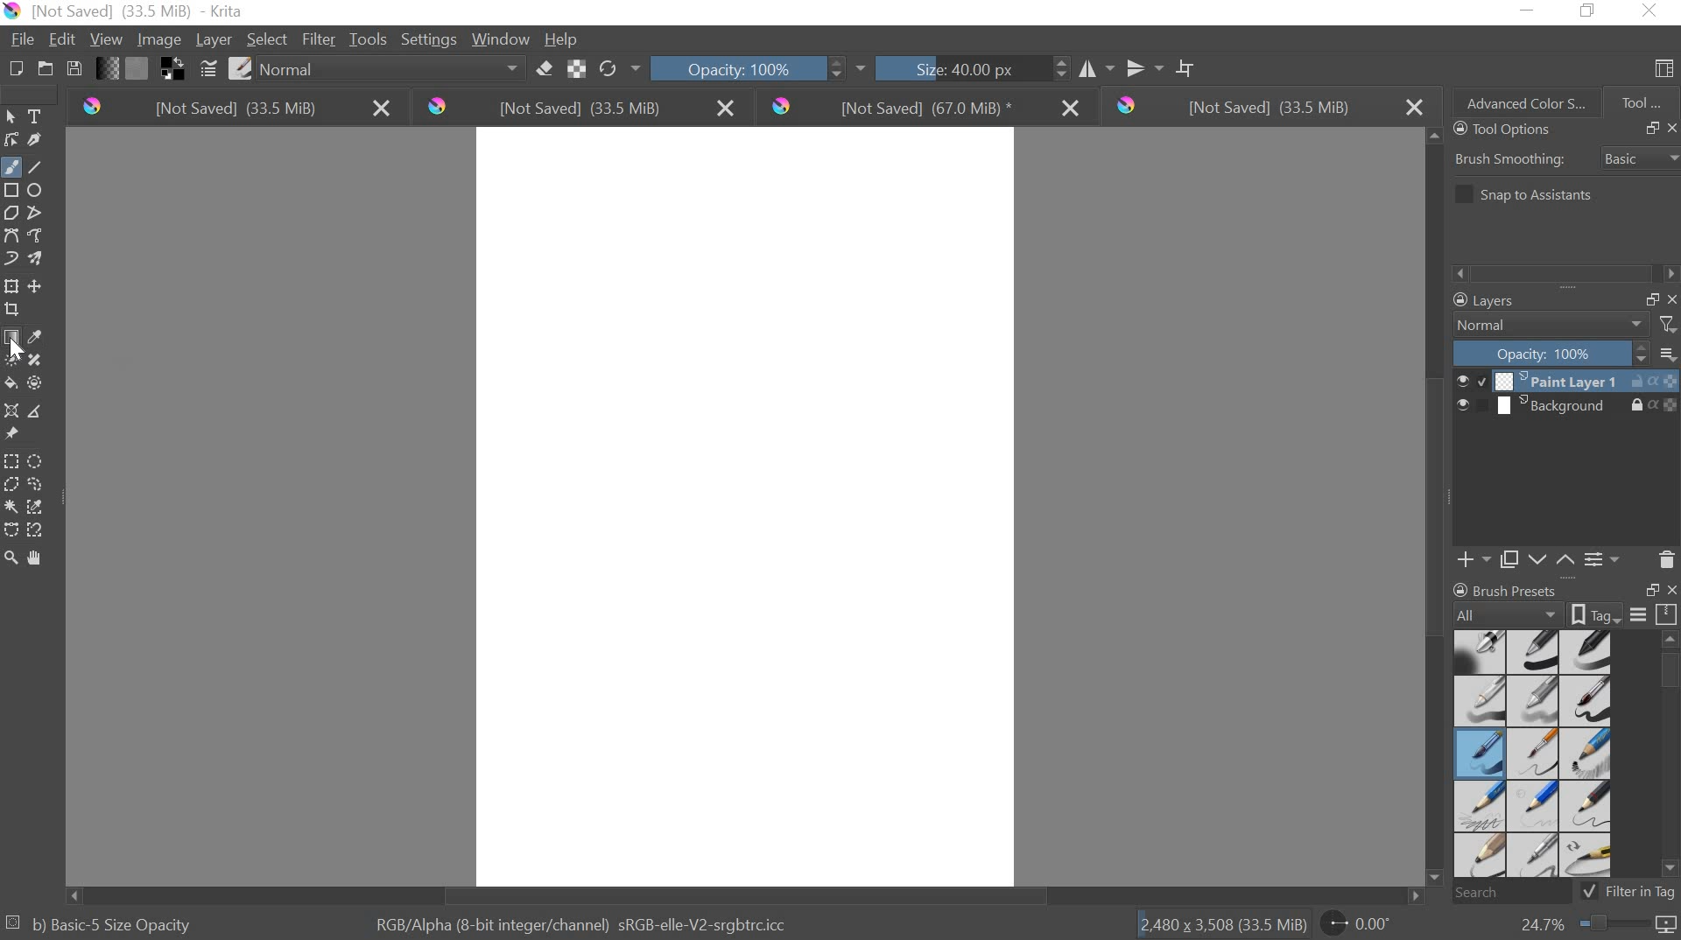 This screenshot has height=940, width=1681. I want to click on FILL PATTERNS, so click(141, 67).